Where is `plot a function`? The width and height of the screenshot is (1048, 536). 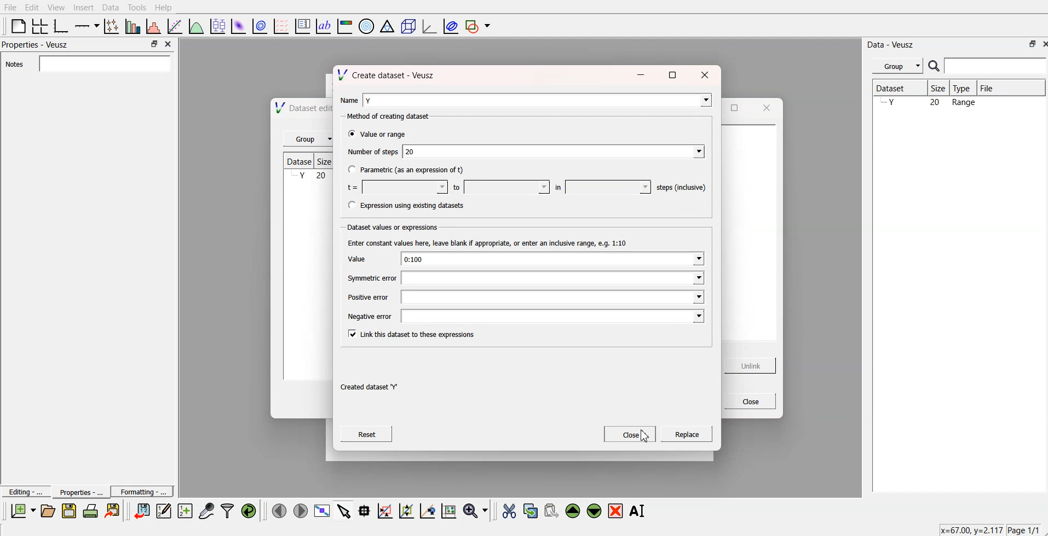
plot a function is located at coordinates (197, 26).